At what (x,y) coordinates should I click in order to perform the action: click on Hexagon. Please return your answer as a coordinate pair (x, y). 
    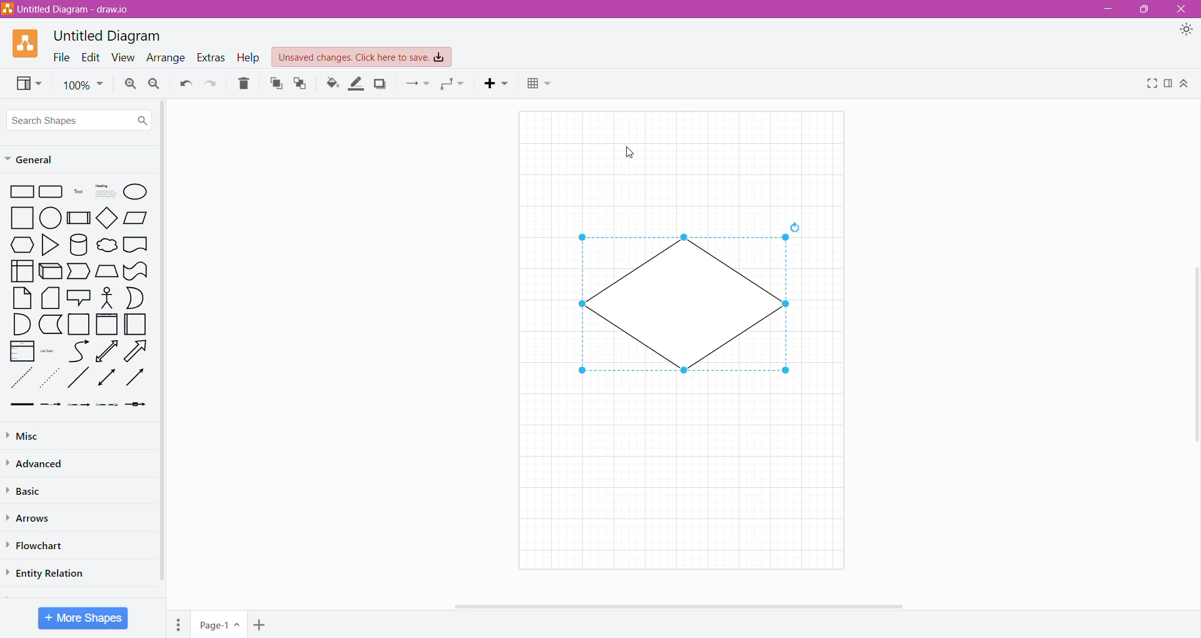
    Looking at the image, I should click on (22, 245).